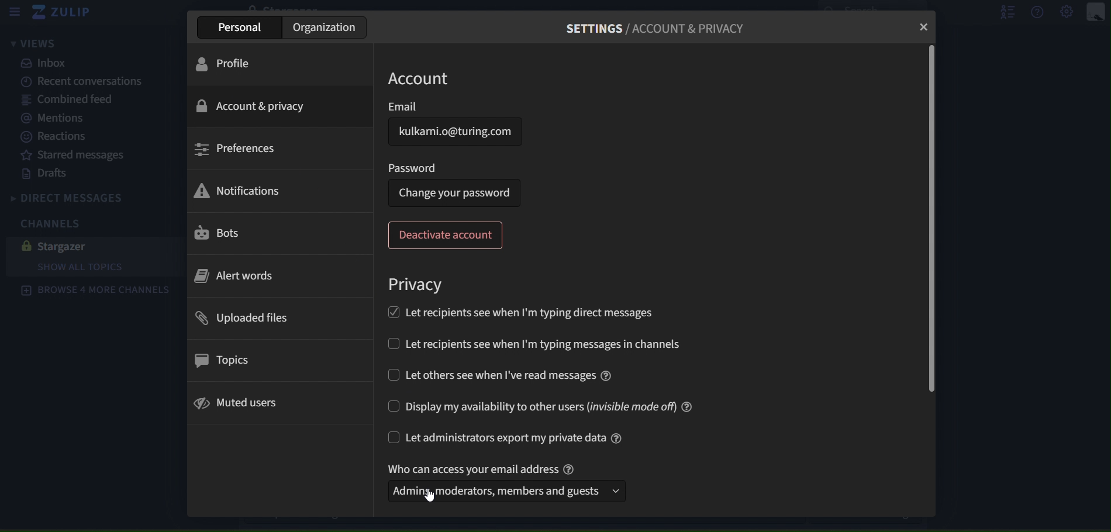 This screenshot has width=1111, height=532. Describe the element at coordinates (49, 174) in the screenshot. I see `drafts` at that location.